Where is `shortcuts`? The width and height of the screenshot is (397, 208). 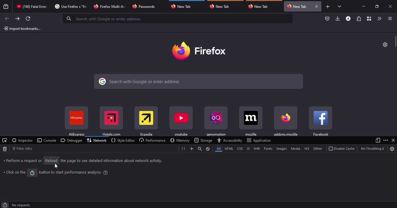
shortcuts is located at coordinates (321, 121).